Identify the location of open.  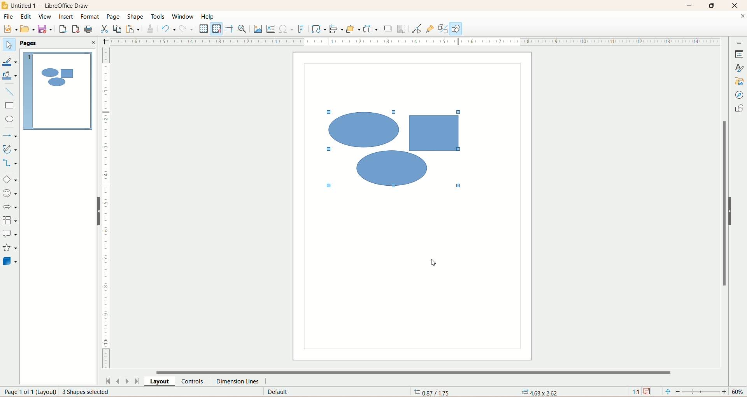
(28, 29).